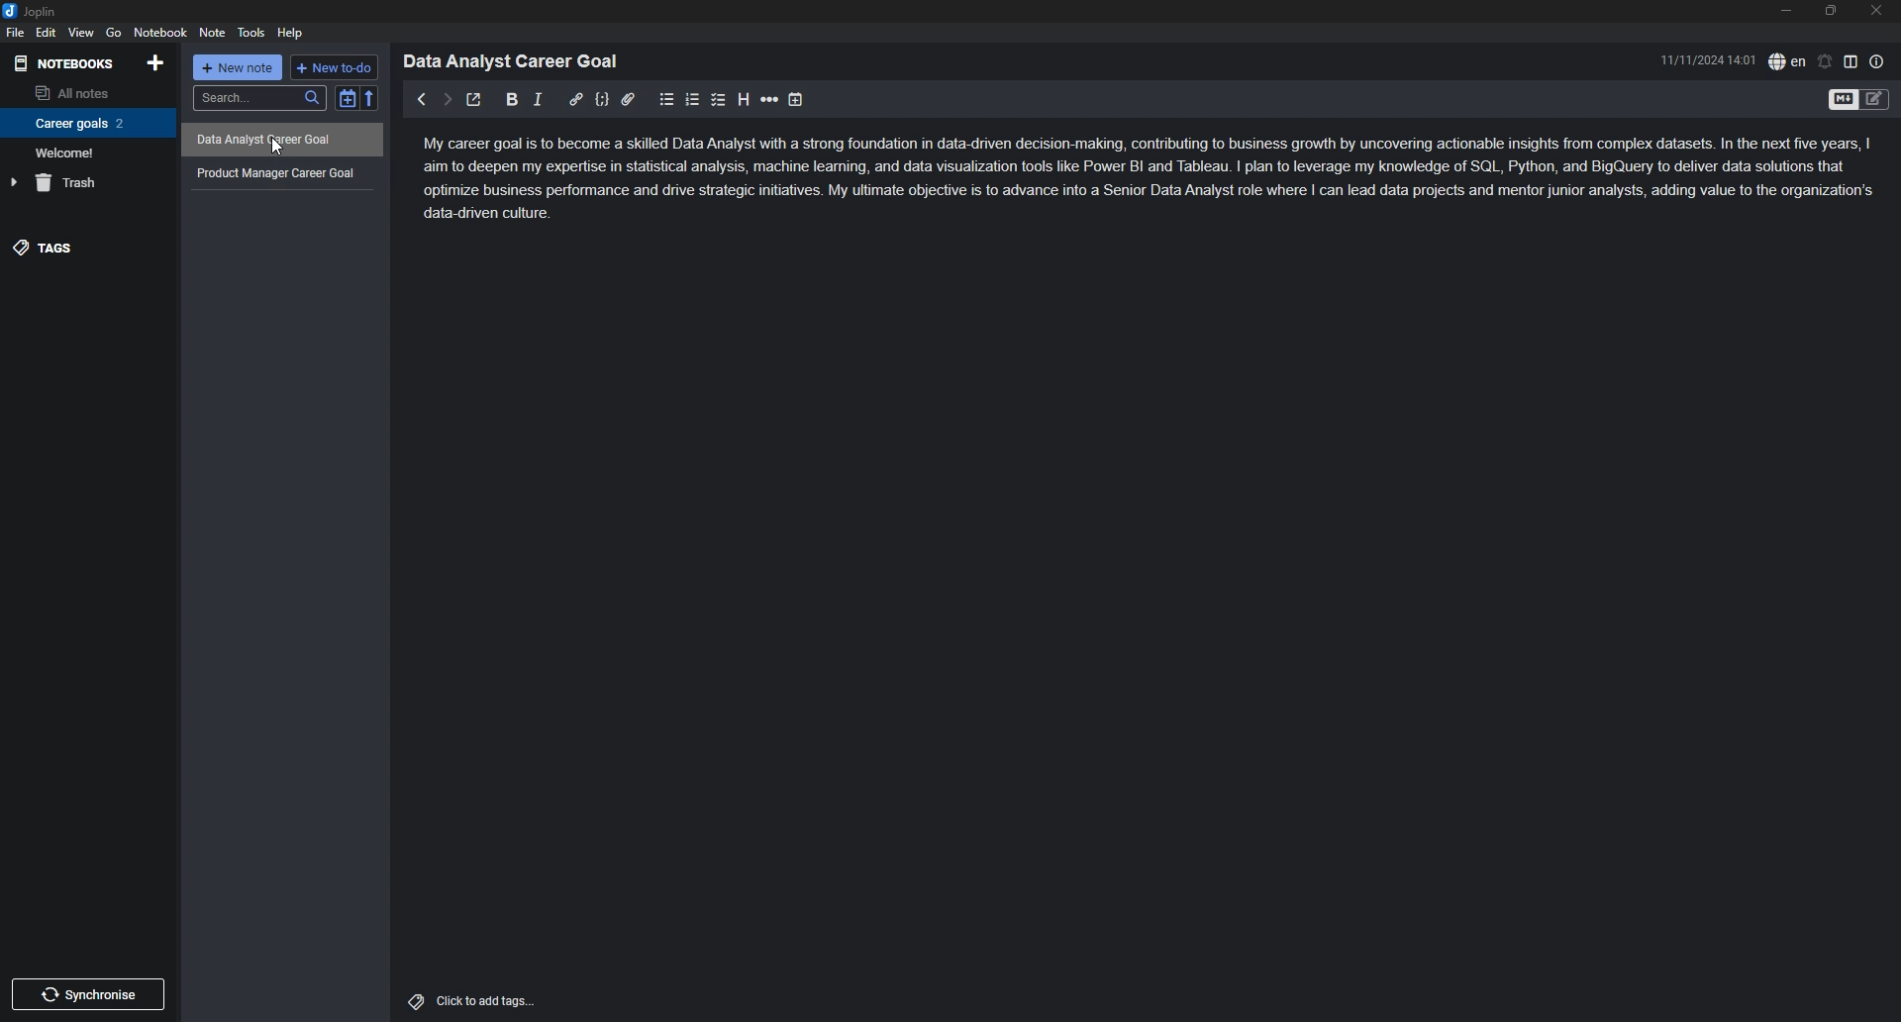 This screenshot has height=1022, width=1901. I want to click on Product Manager Career Goal, so click(283, 172).